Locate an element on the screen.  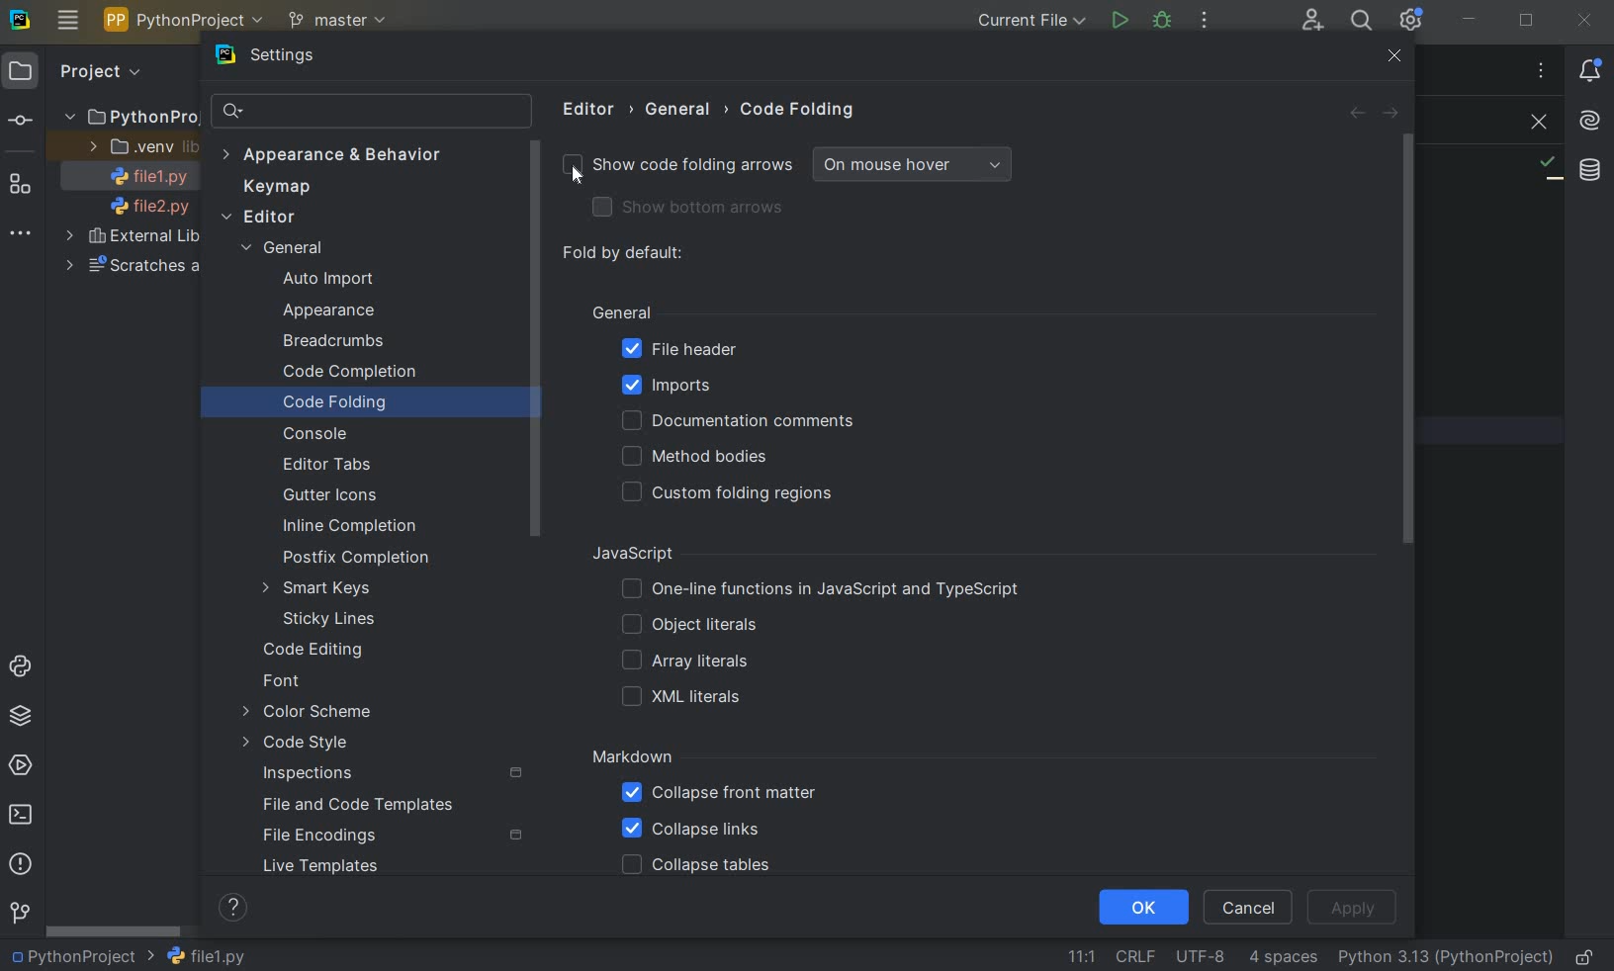
GO TO LINE is located at coordinates (1079, 954).